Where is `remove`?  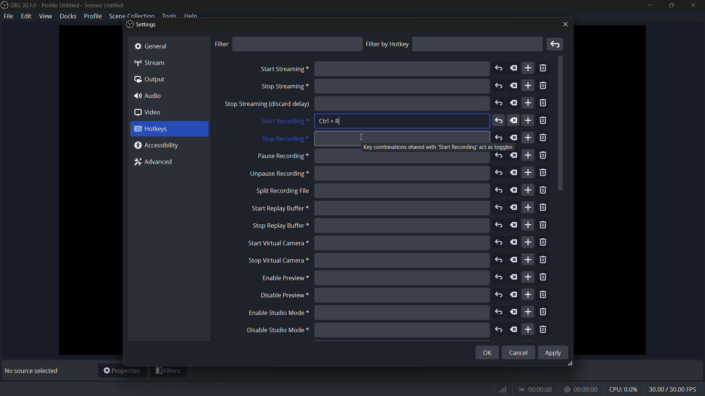 remove is located at coordinates (544, 87).